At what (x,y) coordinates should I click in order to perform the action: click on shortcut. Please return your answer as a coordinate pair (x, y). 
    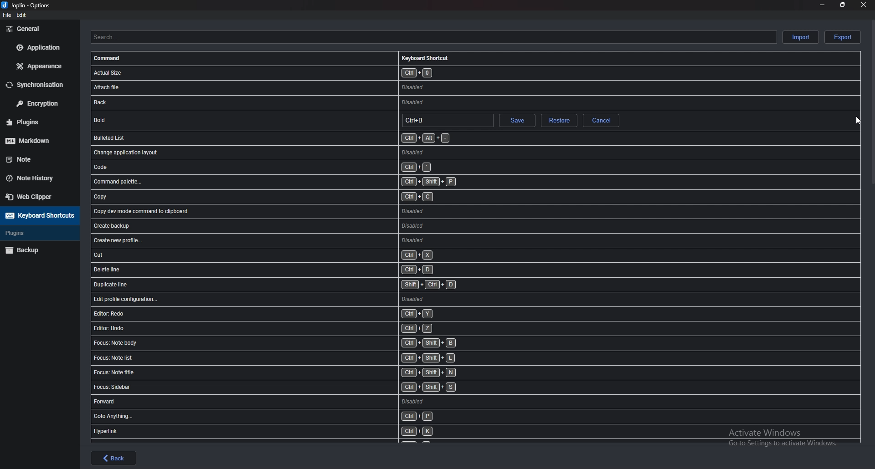
    Looking at the image, I should click on (301, 403).